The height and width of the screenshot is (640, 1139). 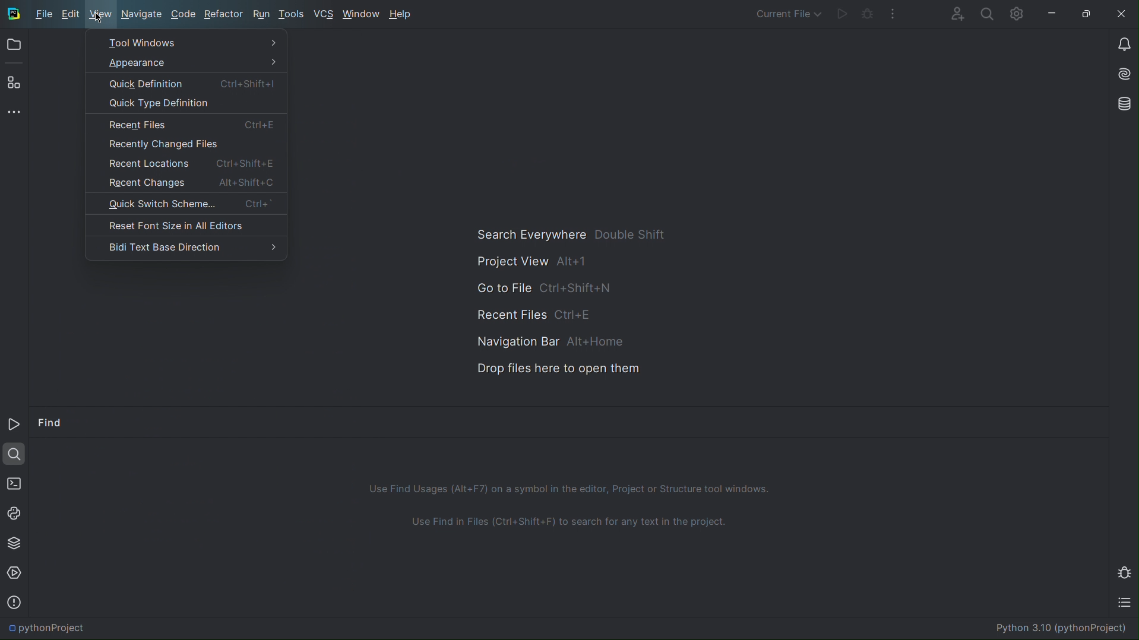 I want to click on Reset Font Size in All Editors, so click(x=184, y=226).